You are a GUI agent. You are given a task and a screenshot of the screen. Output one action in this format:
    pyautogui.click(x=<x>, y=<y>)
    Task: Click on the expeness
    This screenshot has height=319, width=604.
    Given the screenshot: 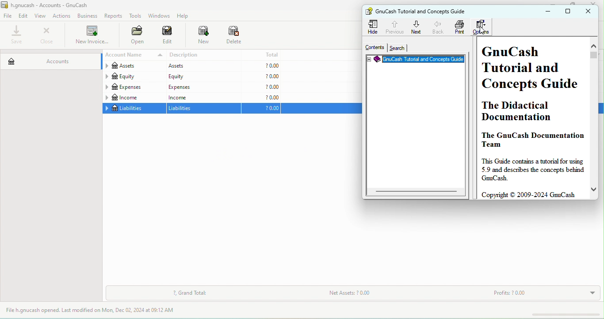 What is the action you would take?
    pyautogui.click(x=202, y=87)
    